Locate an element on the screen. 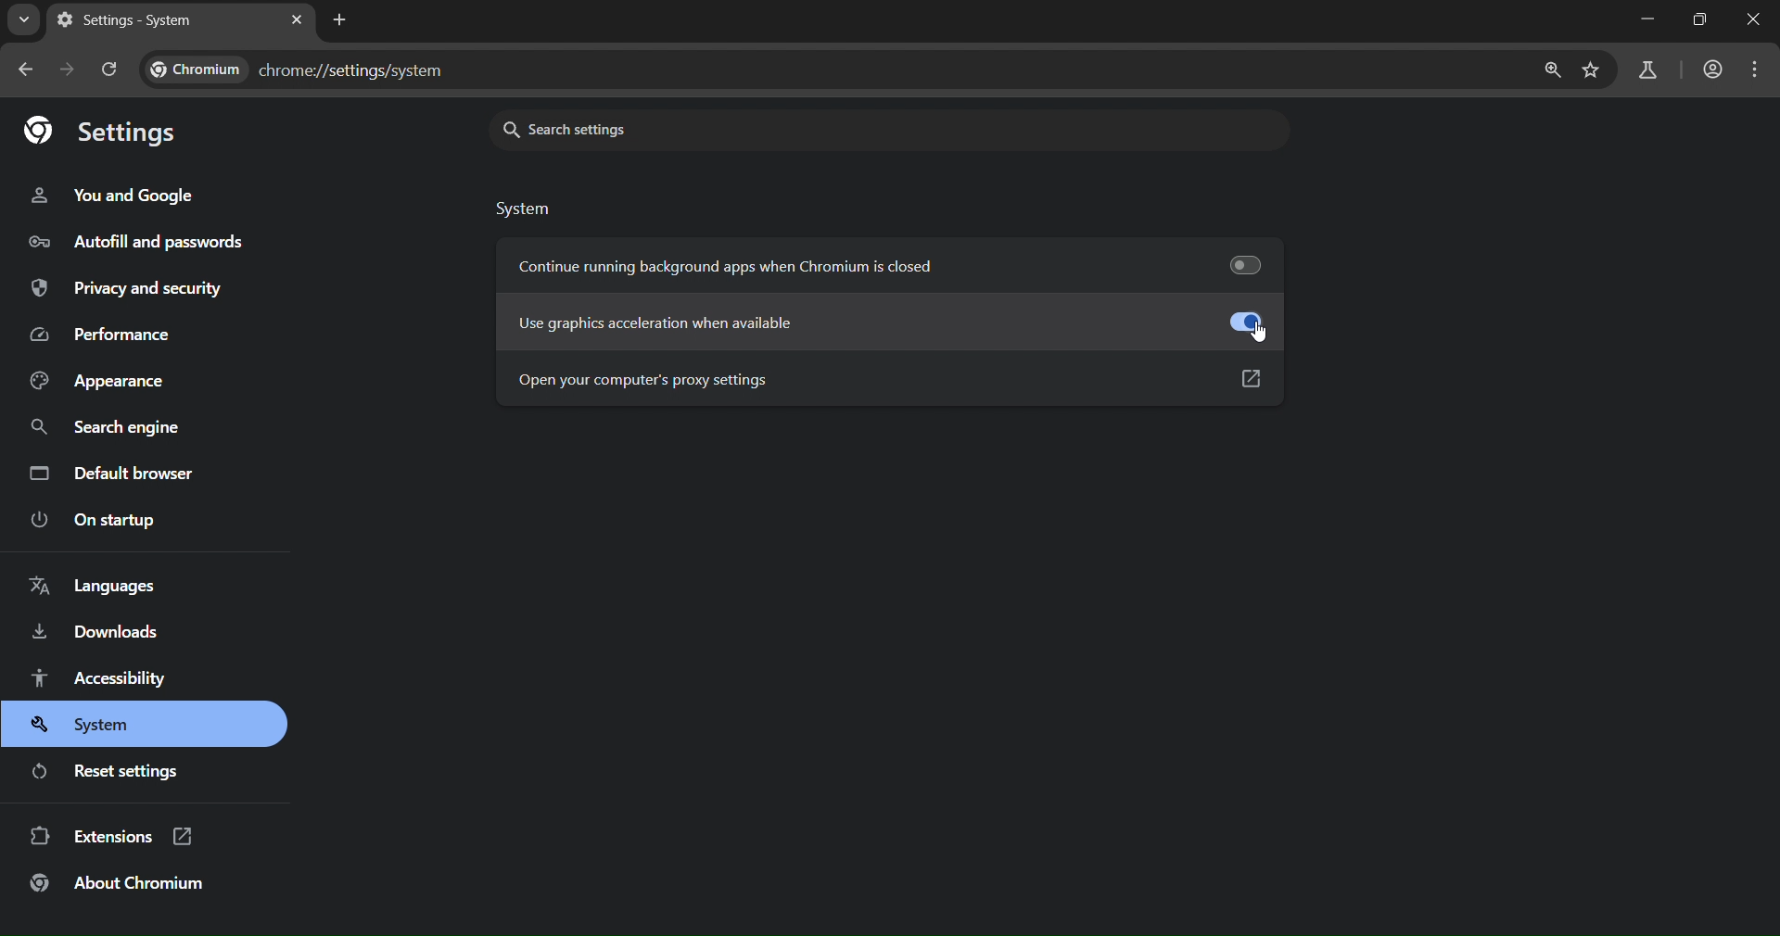 Image resolution: width=1780 pixels, height=936 pixels. accessibility is located at coordinates (106, 681).